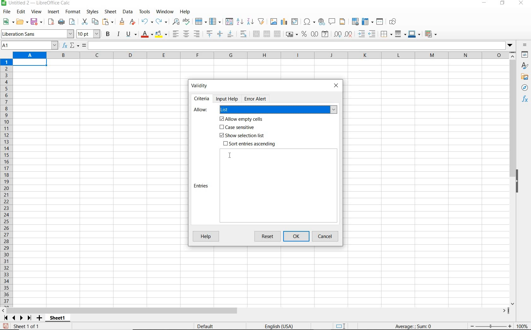 The width and height of the screenshot is (531, 330). I want to click on select function, so click(75, 46).